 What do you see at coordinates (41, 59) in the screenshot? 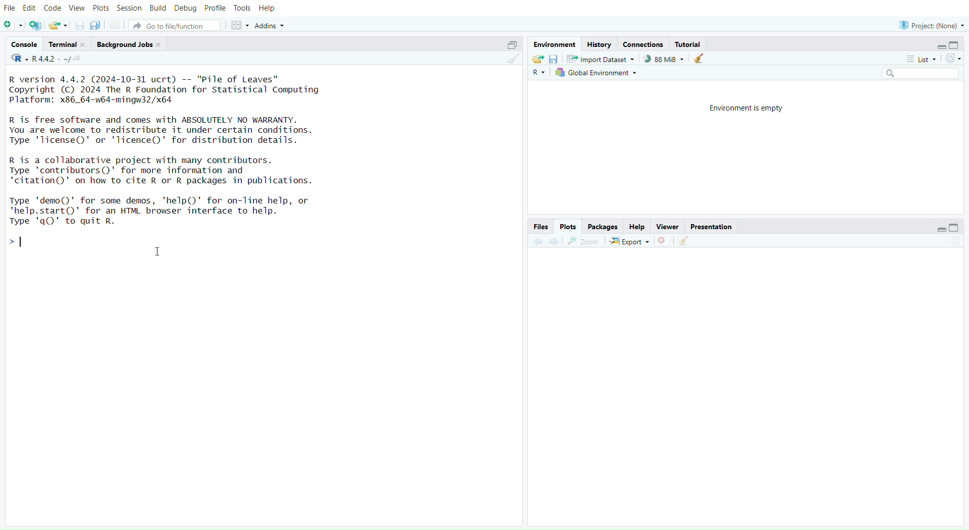
I see `R 4.4.2` at bounding box center [41, 59].